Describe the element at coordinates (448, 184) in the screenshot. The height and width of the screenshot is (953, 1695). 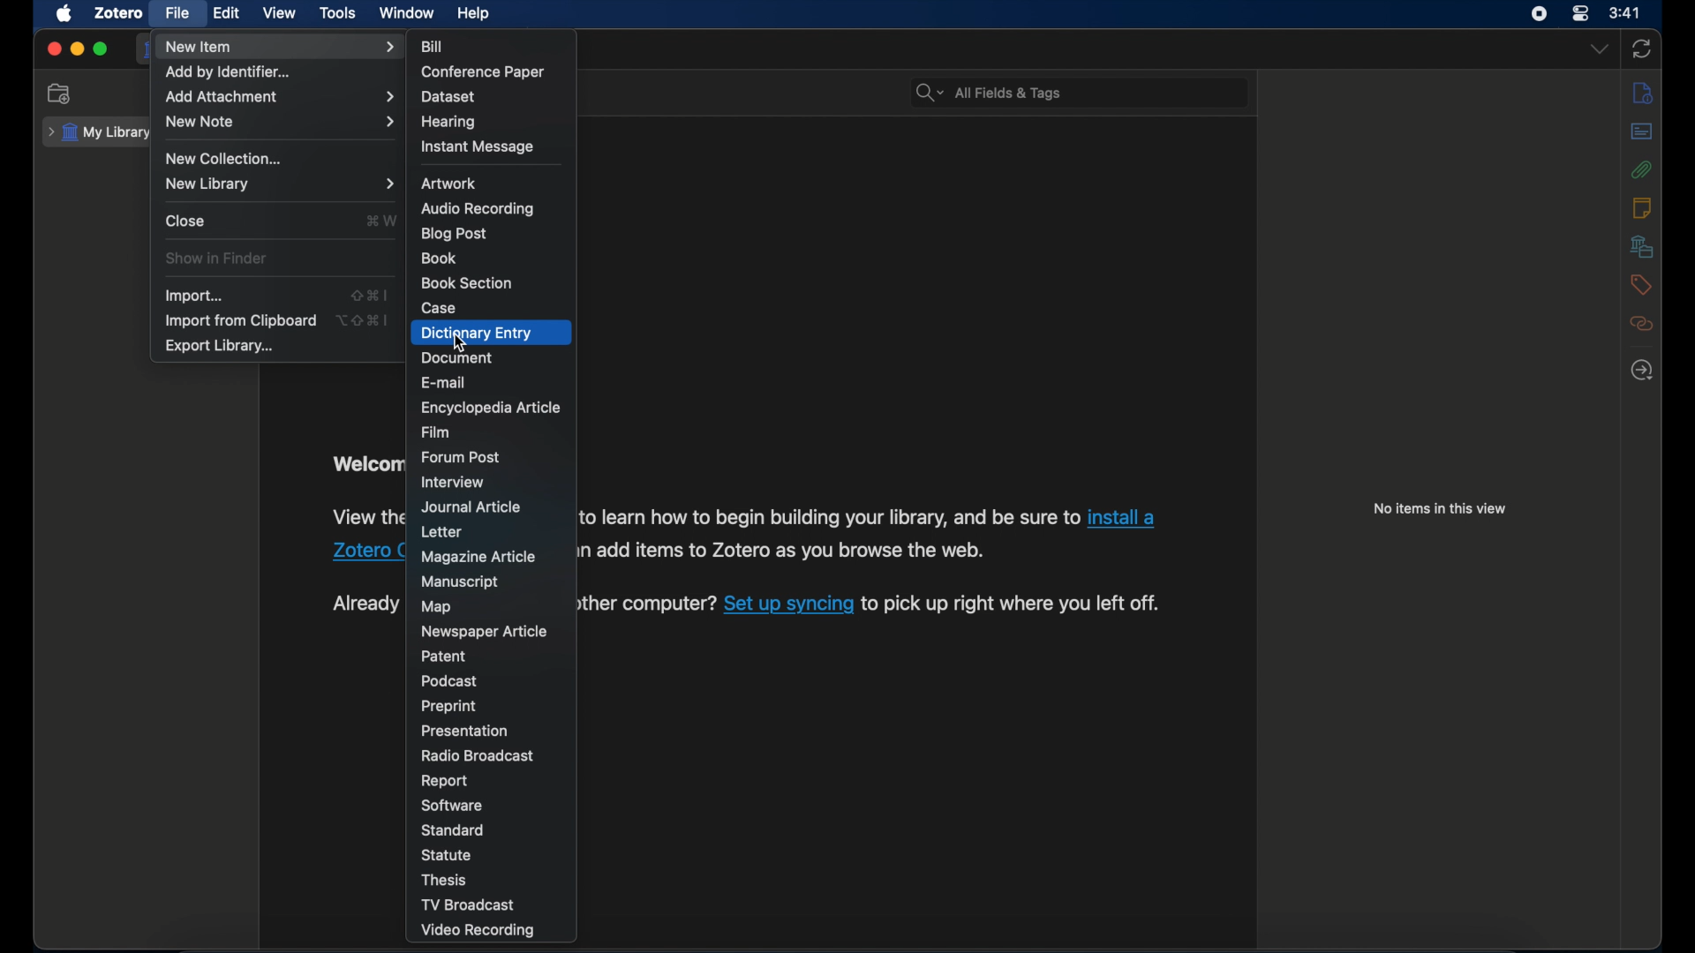
I see `artwork` at that location.